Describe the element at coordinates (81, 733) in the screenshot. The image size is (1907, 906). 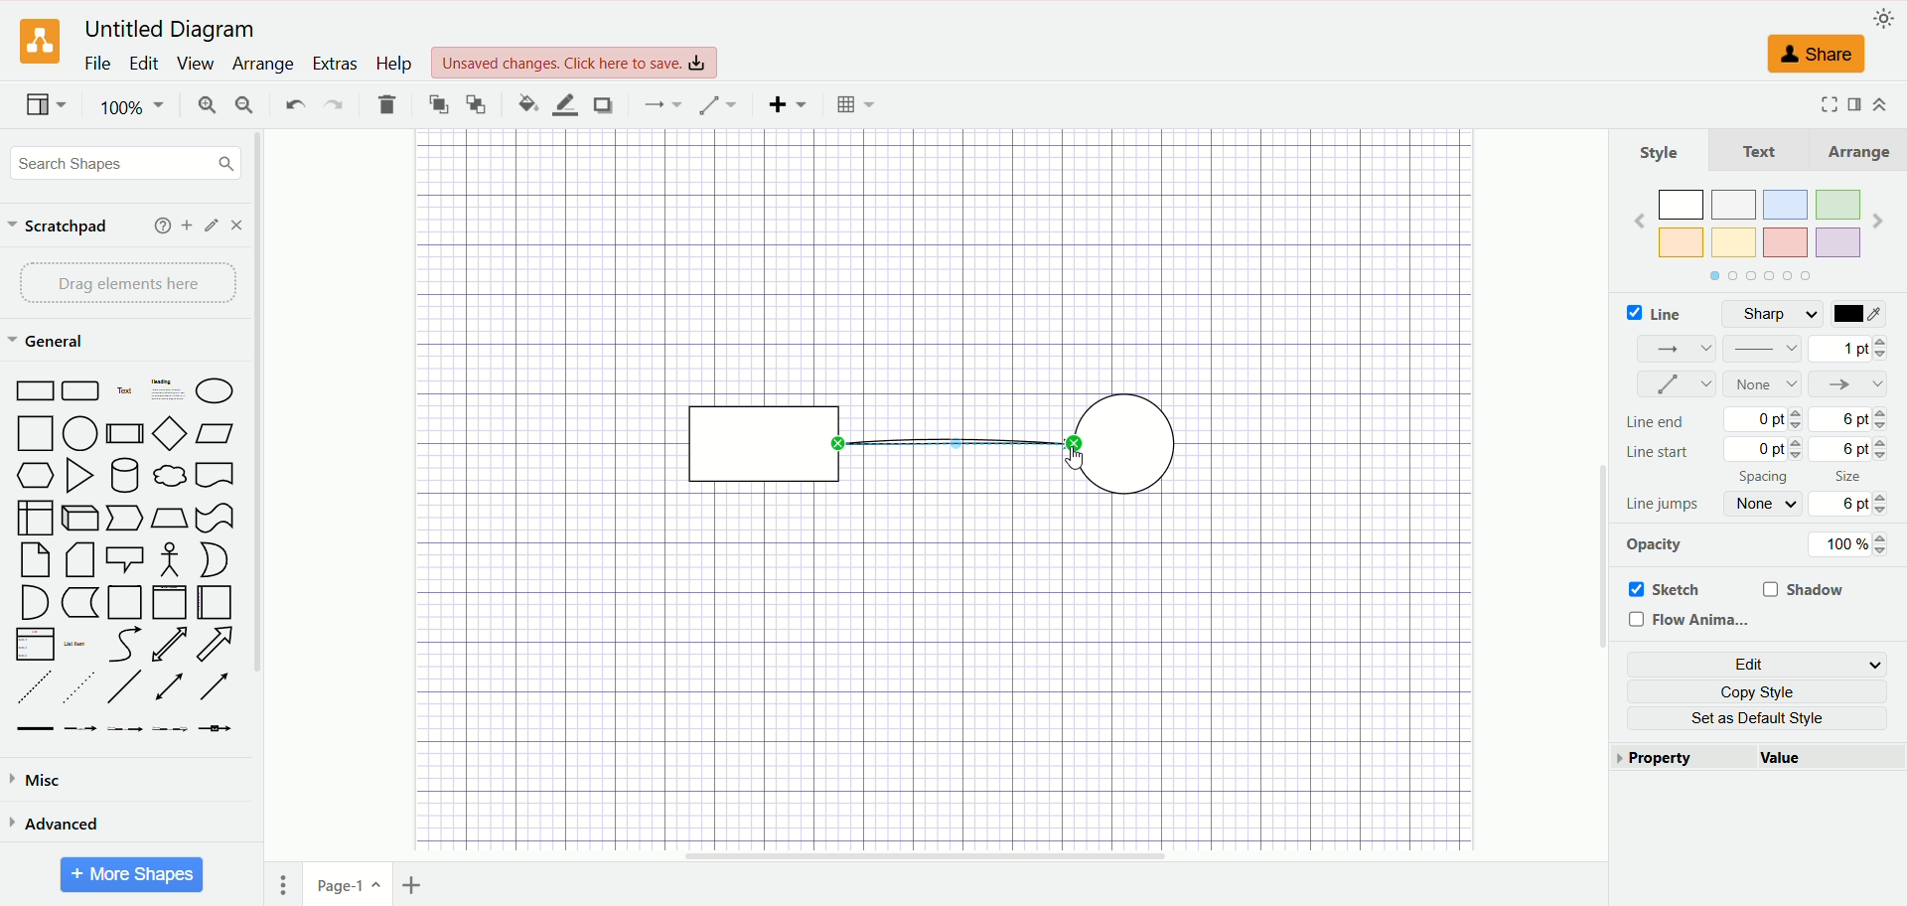
I see `Connector with Label` at that location.